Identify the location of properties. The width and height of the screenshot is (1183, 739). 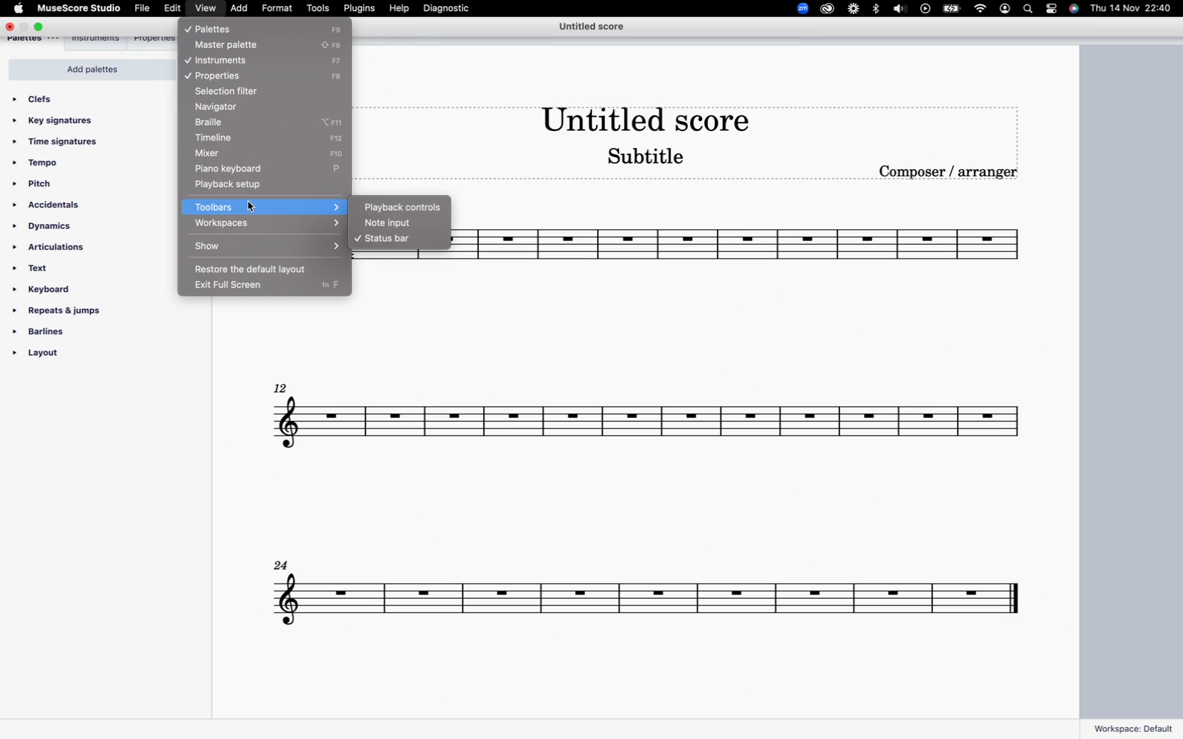
(232, 75).